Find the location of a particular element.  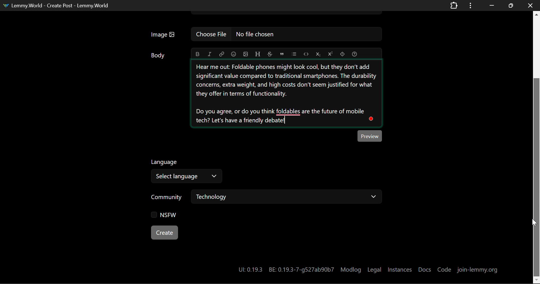

Extensions is located at coordinates (454, 5).